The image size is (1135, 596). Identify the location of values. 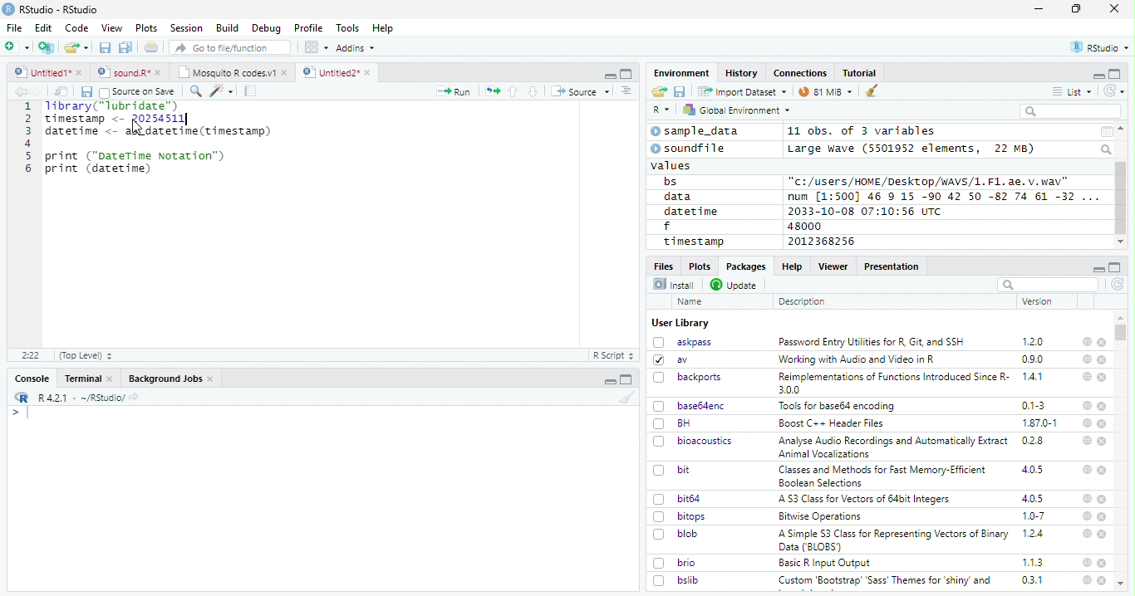
(672, 164).